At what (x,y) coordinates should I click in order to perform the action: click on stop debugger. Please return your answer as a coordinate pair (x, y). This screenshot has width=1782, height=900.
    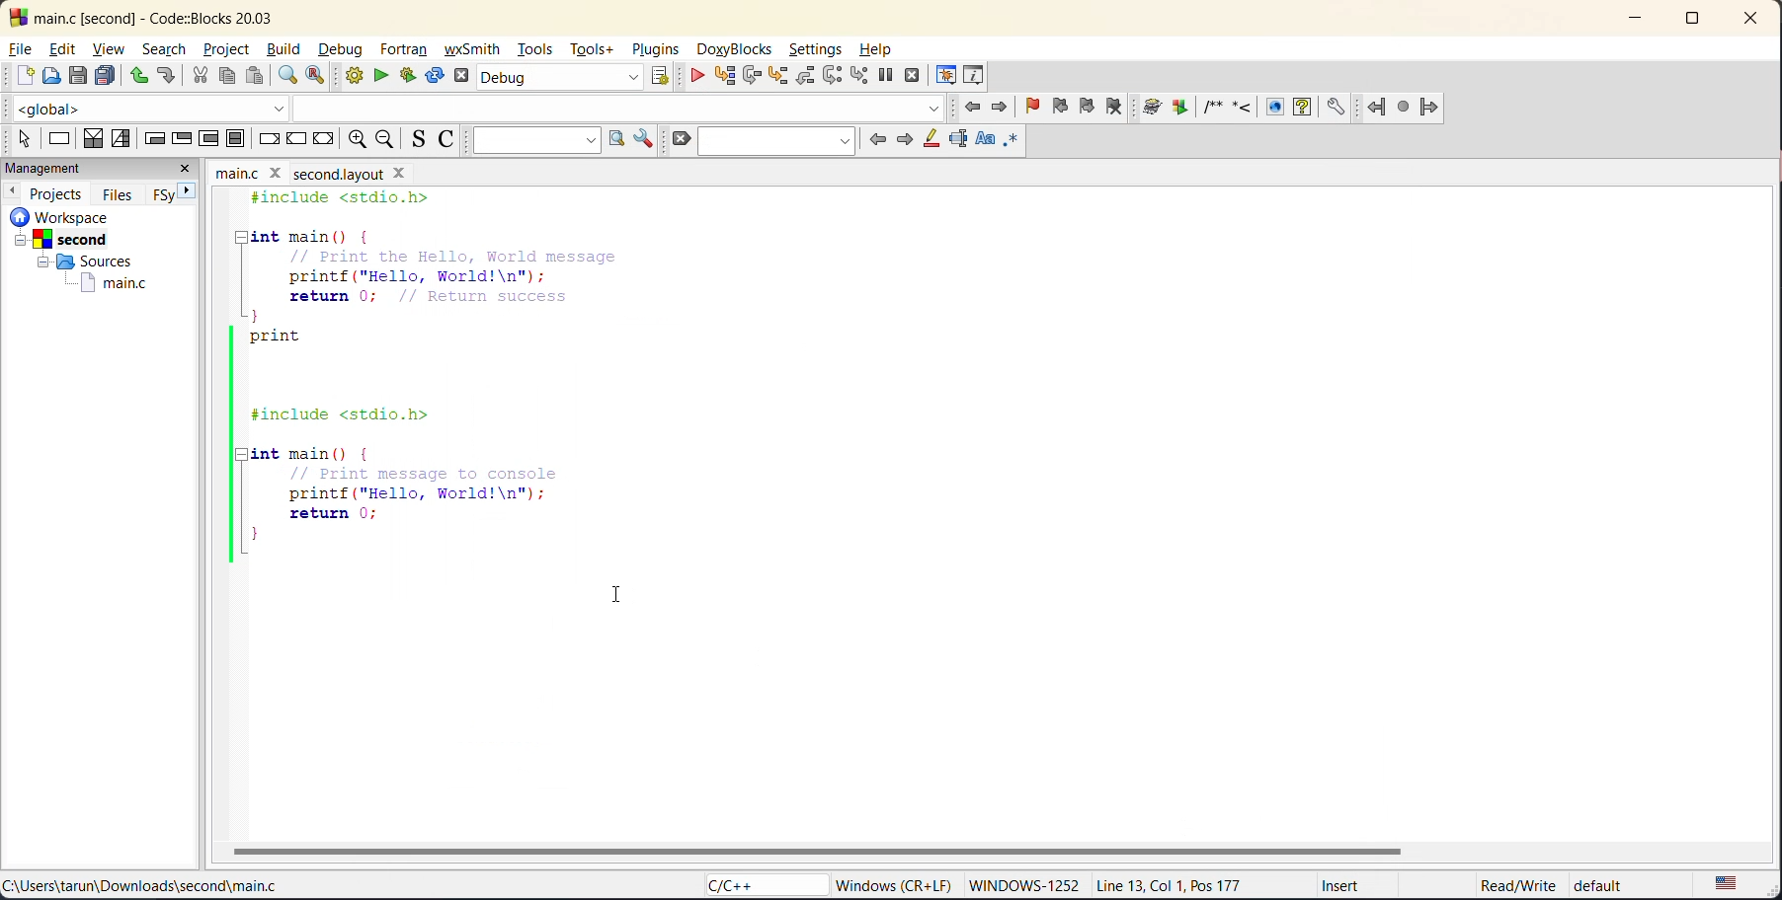
    Looking at the image, I should click on (911, 77).